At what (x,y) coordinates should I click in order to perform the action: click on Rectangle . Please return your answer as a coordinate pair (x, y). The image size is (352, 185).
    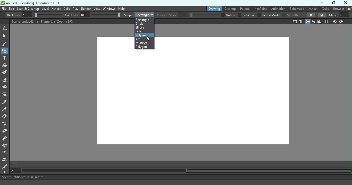
    Looking at the image, I should click on (143, 20).